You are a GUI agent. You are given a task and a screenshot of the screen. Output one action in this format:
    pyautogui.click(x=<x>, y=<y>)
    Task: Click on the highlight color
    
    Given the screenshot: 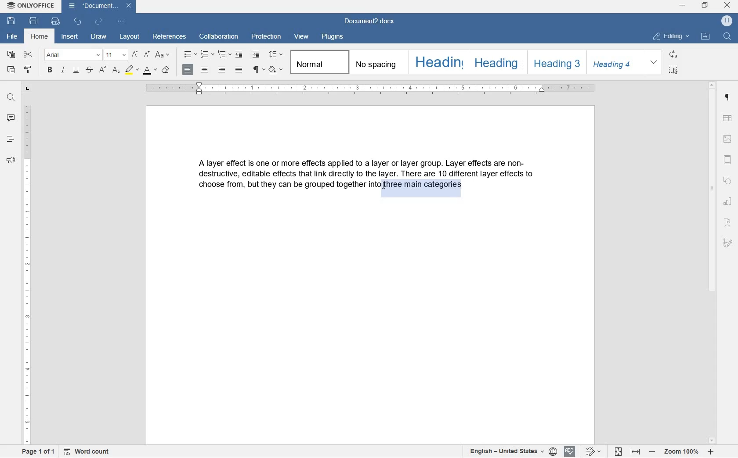 What is the action you would take?
    pyautogui.click(x=132, y=71)
    